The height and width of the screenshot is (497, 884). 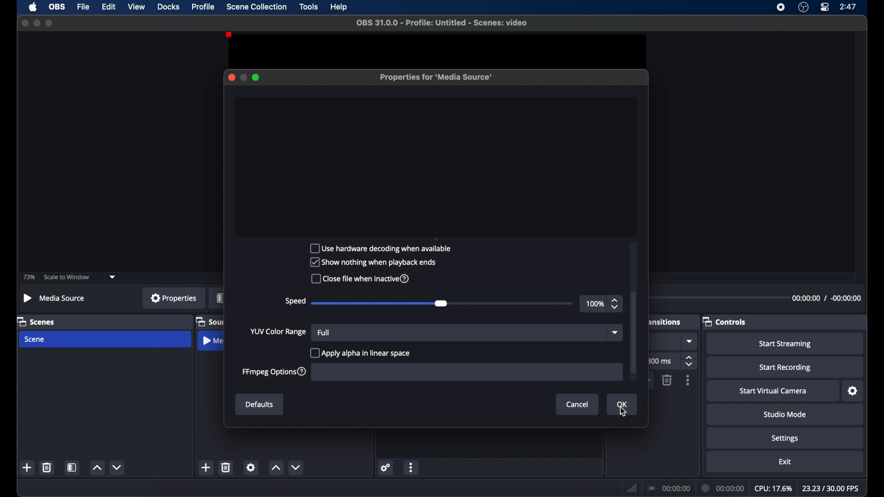 I want to click on network, so click(x=632, y=488).